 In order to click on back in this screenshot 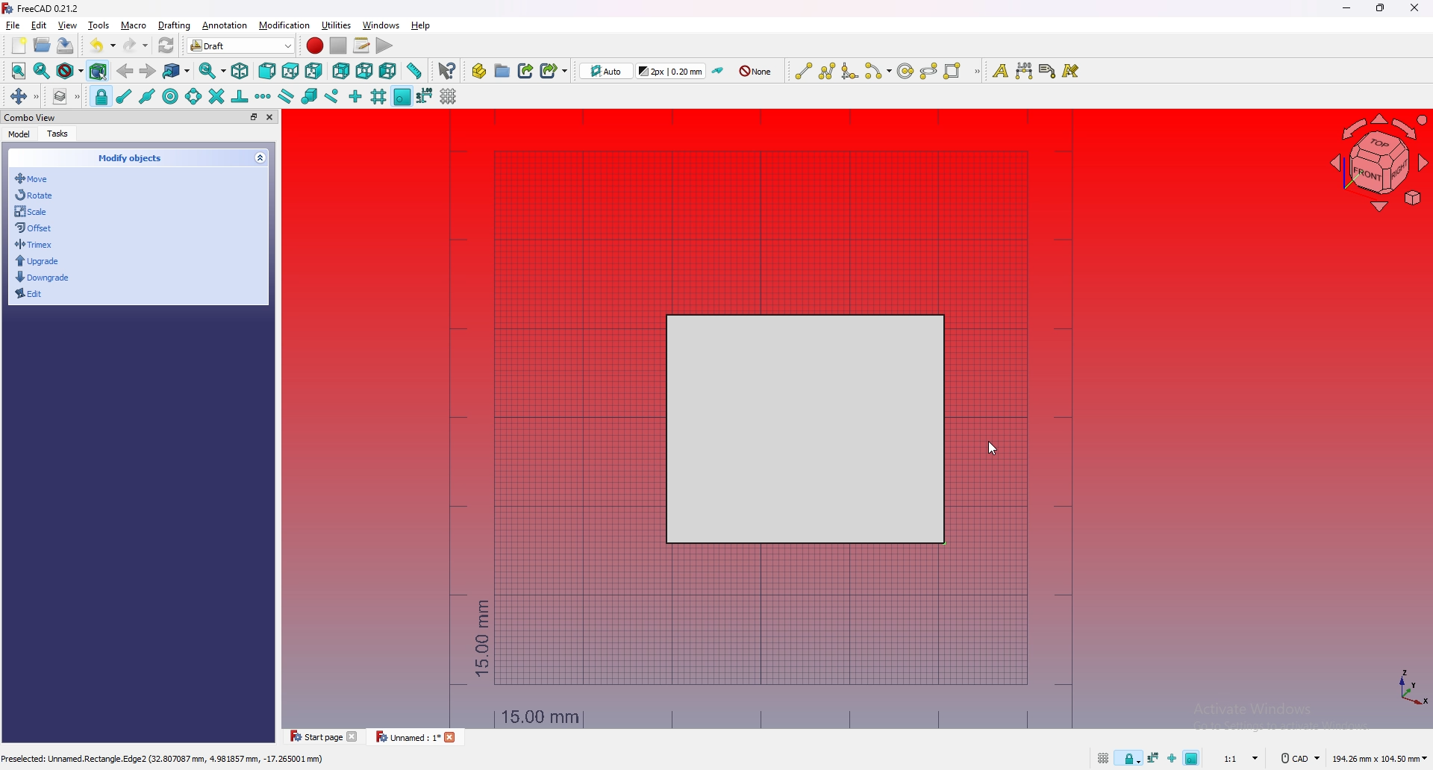, I will do `click(125, 71)`.